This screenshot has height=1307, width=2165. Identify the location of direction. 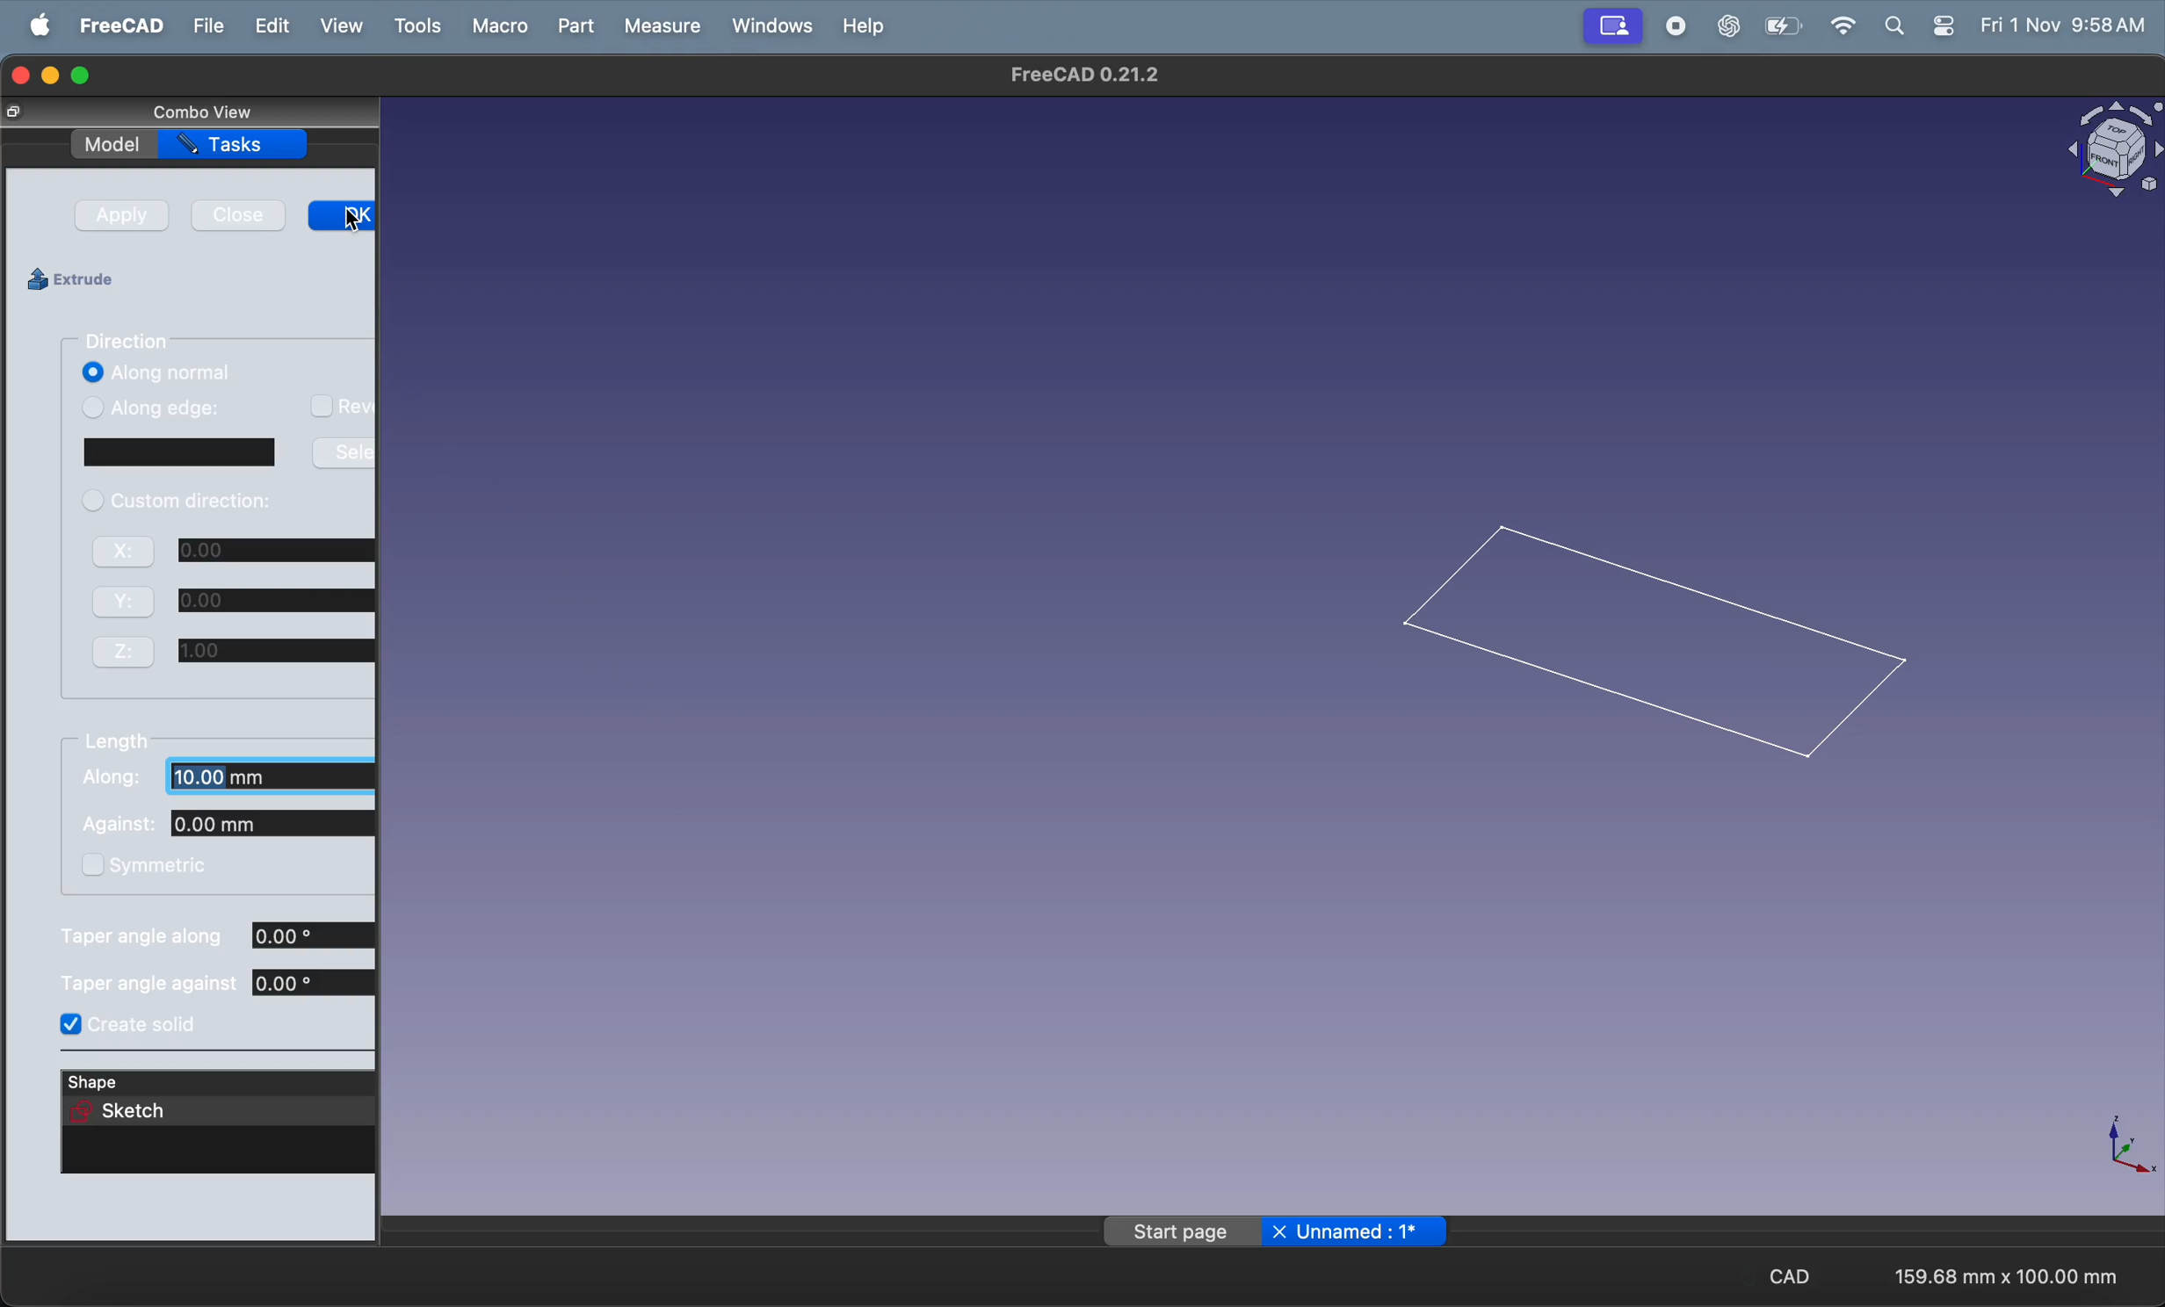
(144, 338).